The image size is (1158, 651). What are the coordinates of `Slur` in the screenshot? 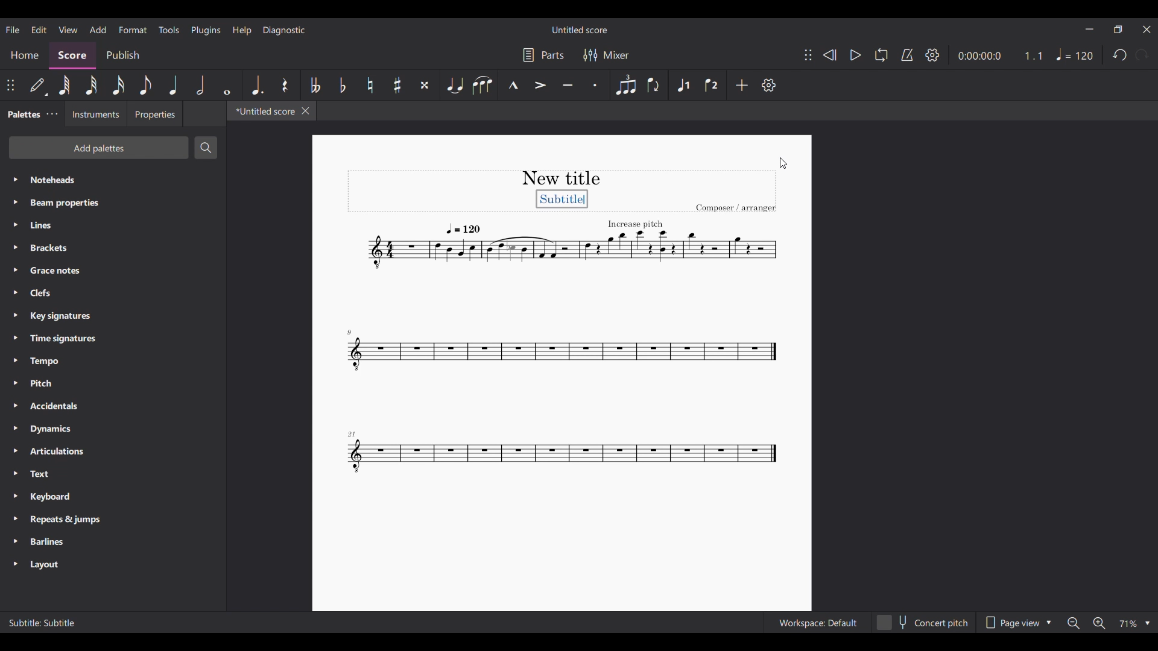 It's located at (482, 85).